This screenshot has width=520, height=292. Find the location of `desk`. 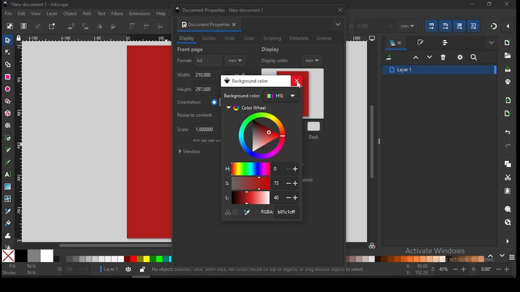

desk is located at coordinates (315, 129).